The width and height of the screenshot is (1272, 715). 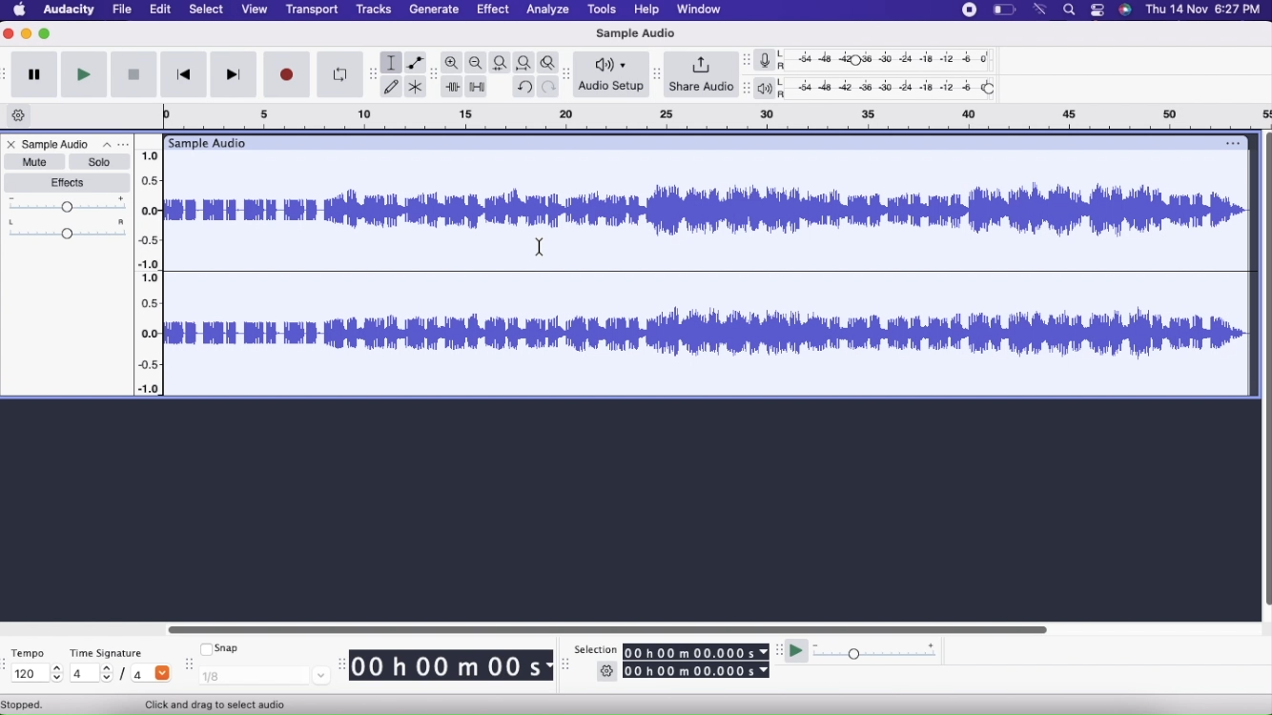 What do you see at coordinates (881, 652) in the screenshot?
I see `Playback speed` at bounding box center [881, 652].